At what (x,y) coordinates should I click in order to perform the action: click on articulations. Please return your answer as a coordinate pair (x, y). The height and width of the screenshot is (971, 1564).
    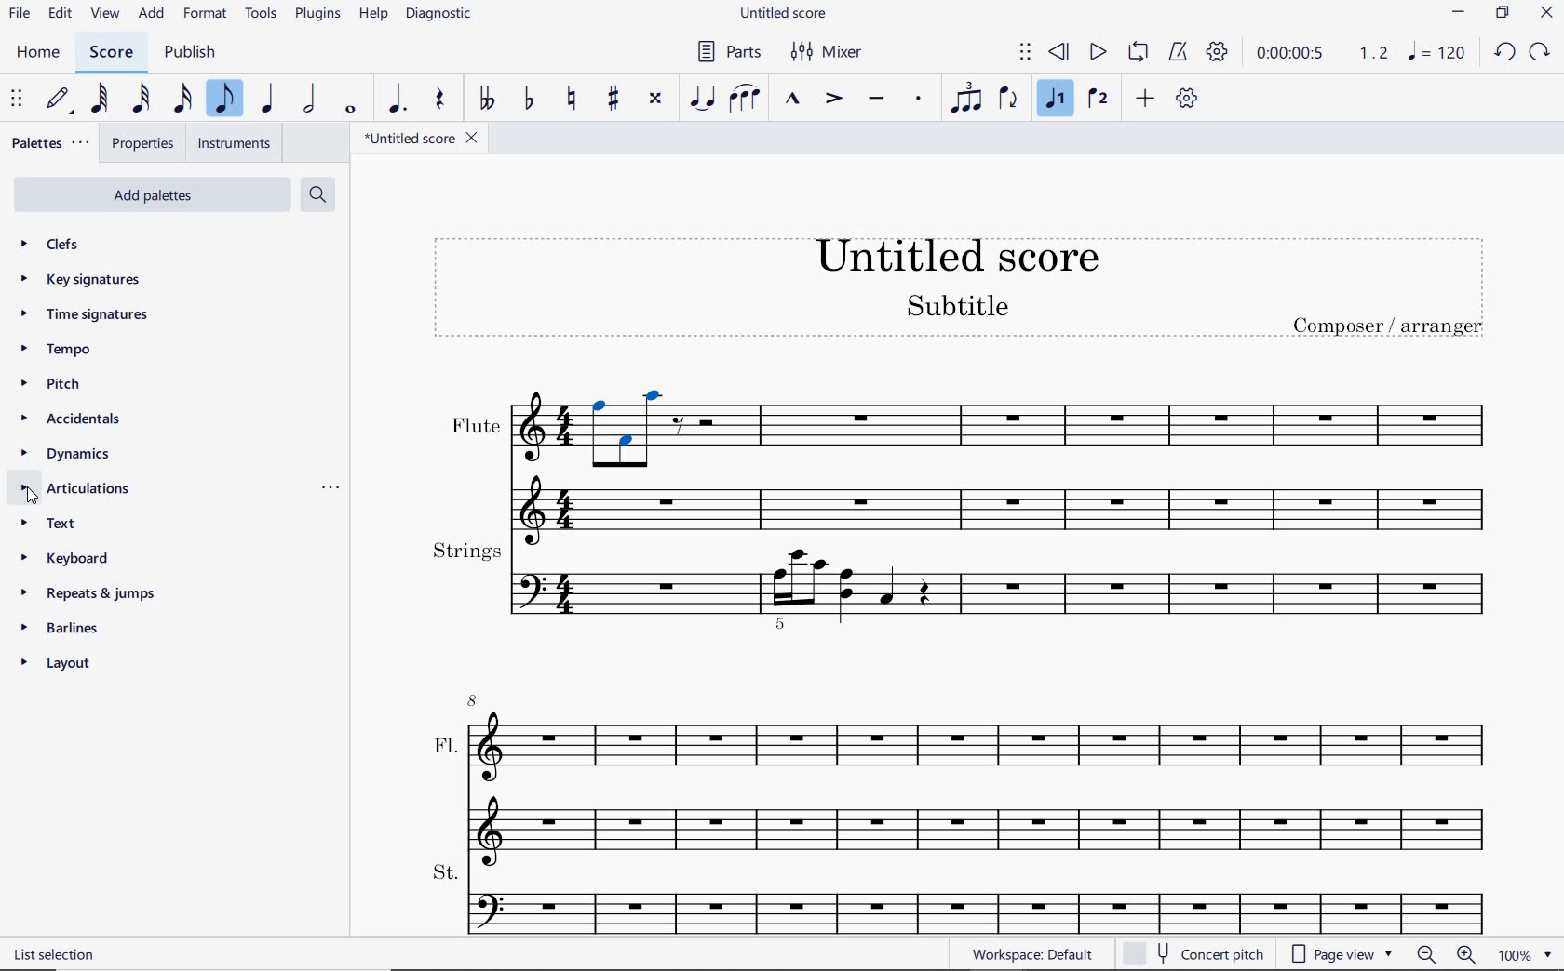
    Looking at the image, I should click on (75, 489).